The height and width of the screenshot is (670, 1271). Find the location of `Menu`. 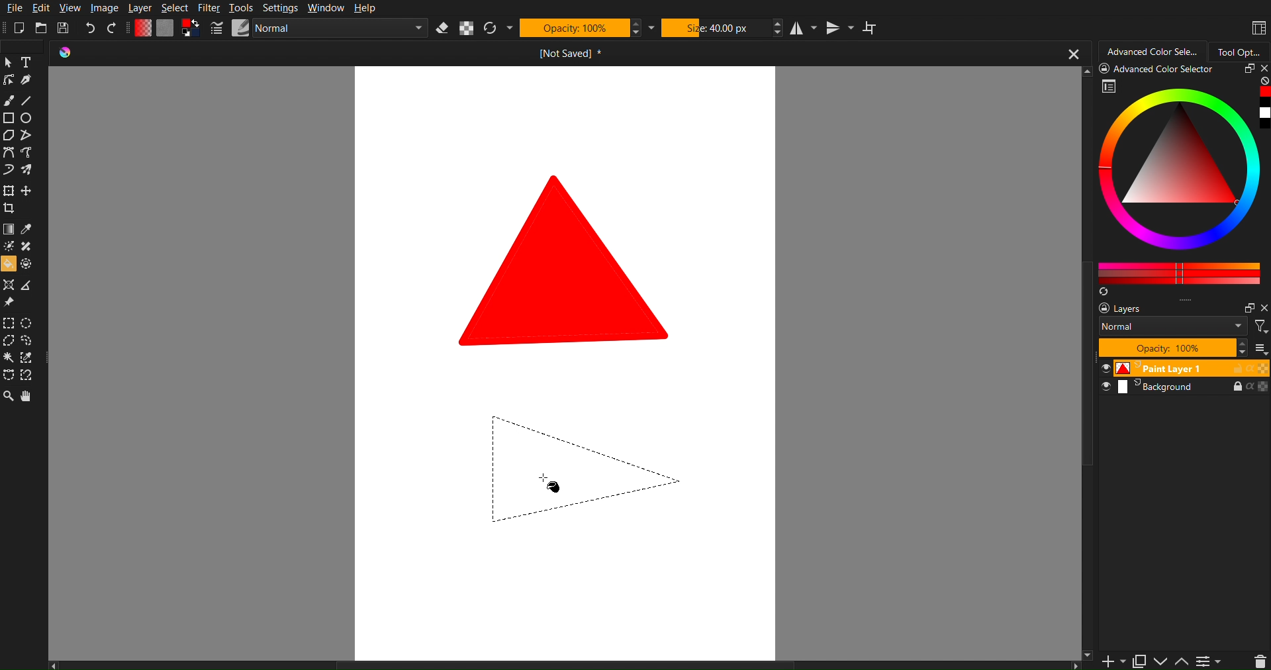

Menu is located at coordinates (1209, 661).